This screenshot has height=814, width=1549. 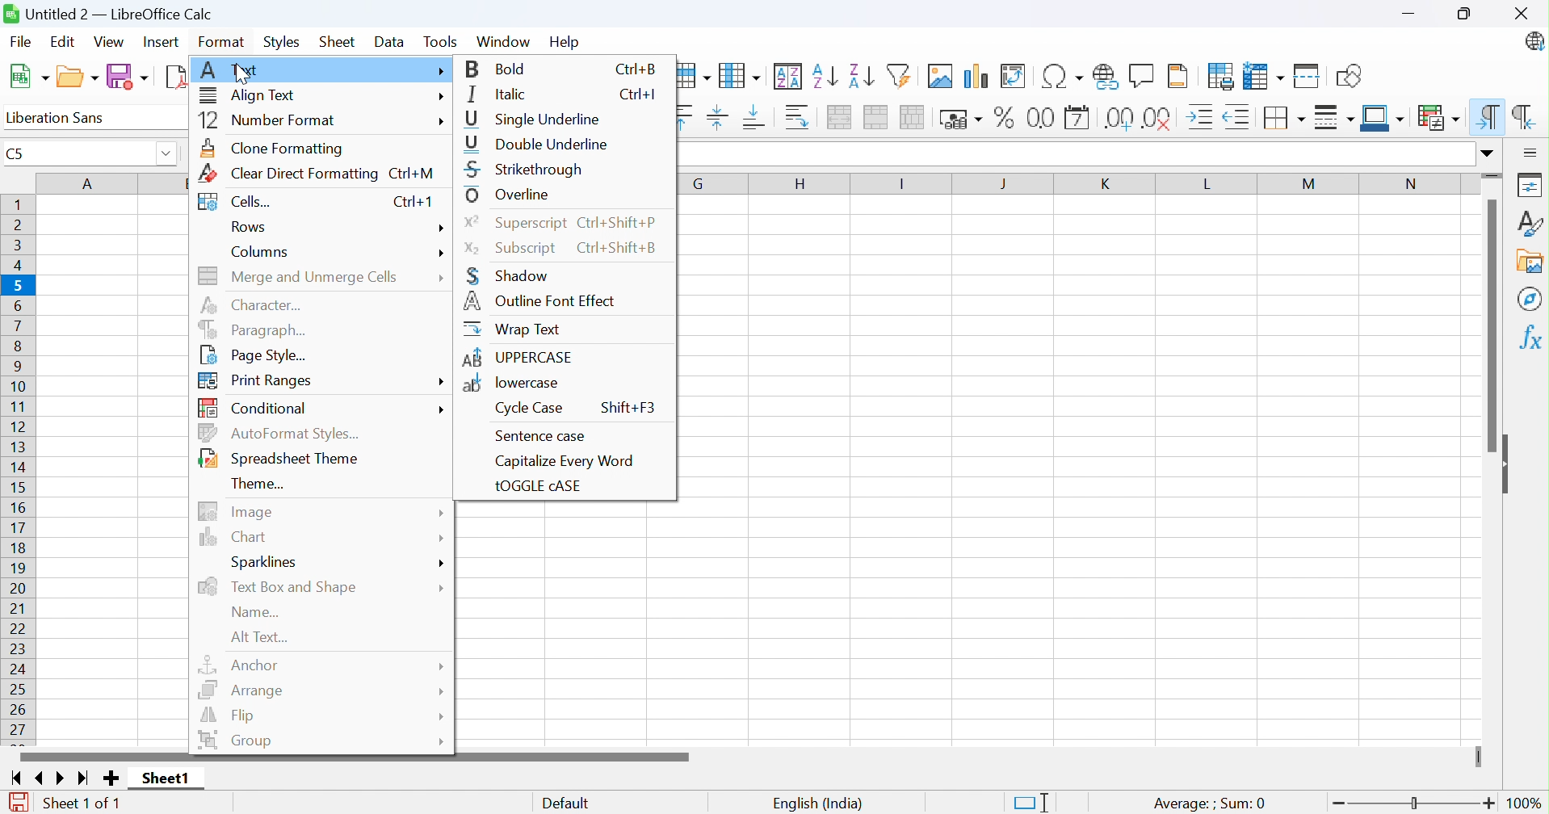 What do you see at coordinates (441, 566) in the screenshot?
I see `` at bounding box center [441, 566].